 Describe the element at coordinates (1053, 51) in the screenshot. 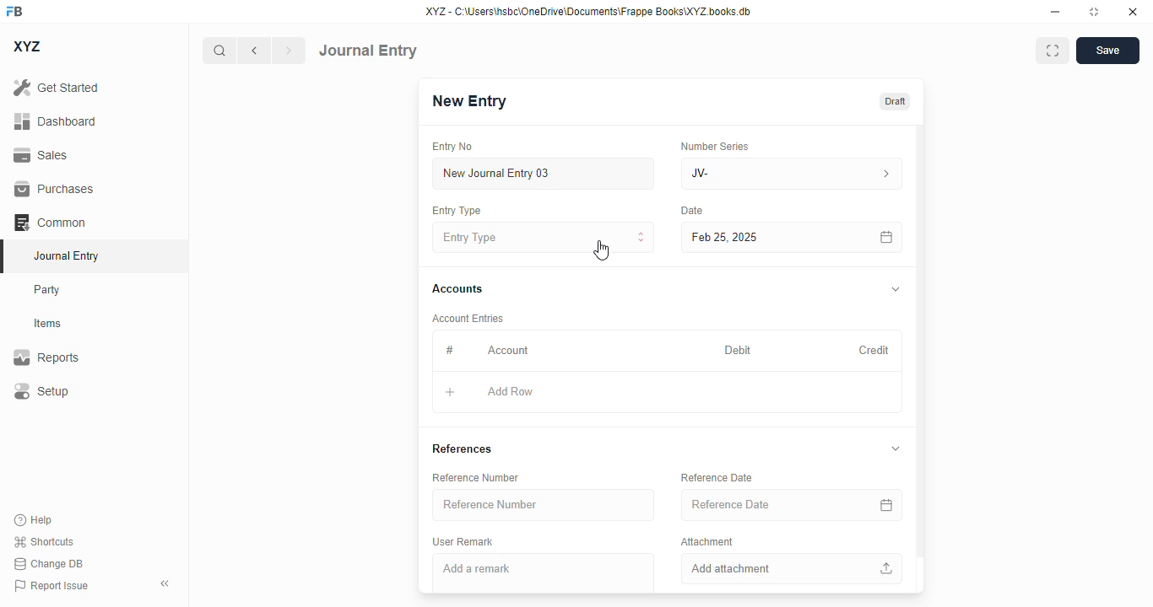

I see `toggle between form and full width` at that location.